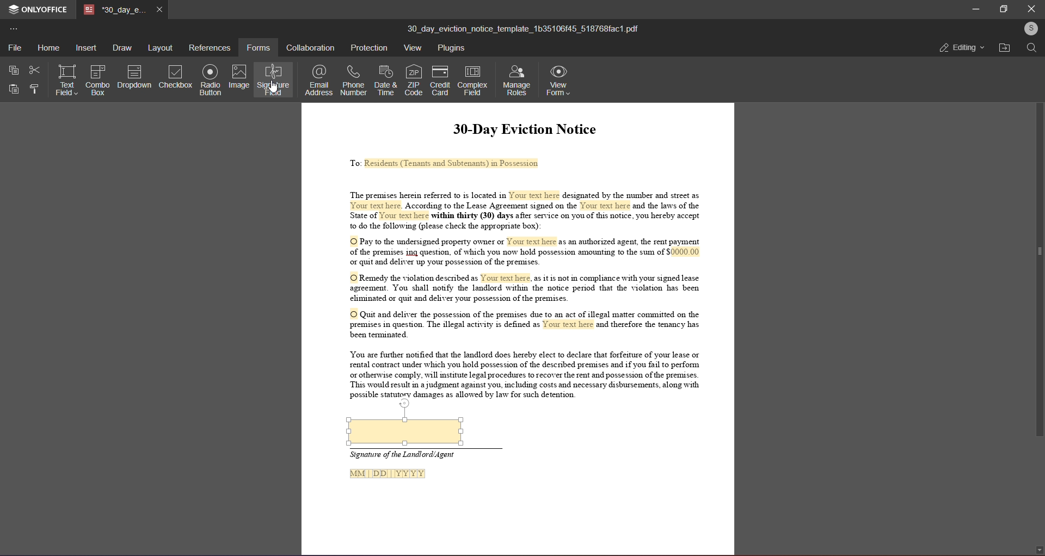  What do you see at coordinates (1030, 28) in the screenshot?
I see `user` at bounding box center [1030, 28].